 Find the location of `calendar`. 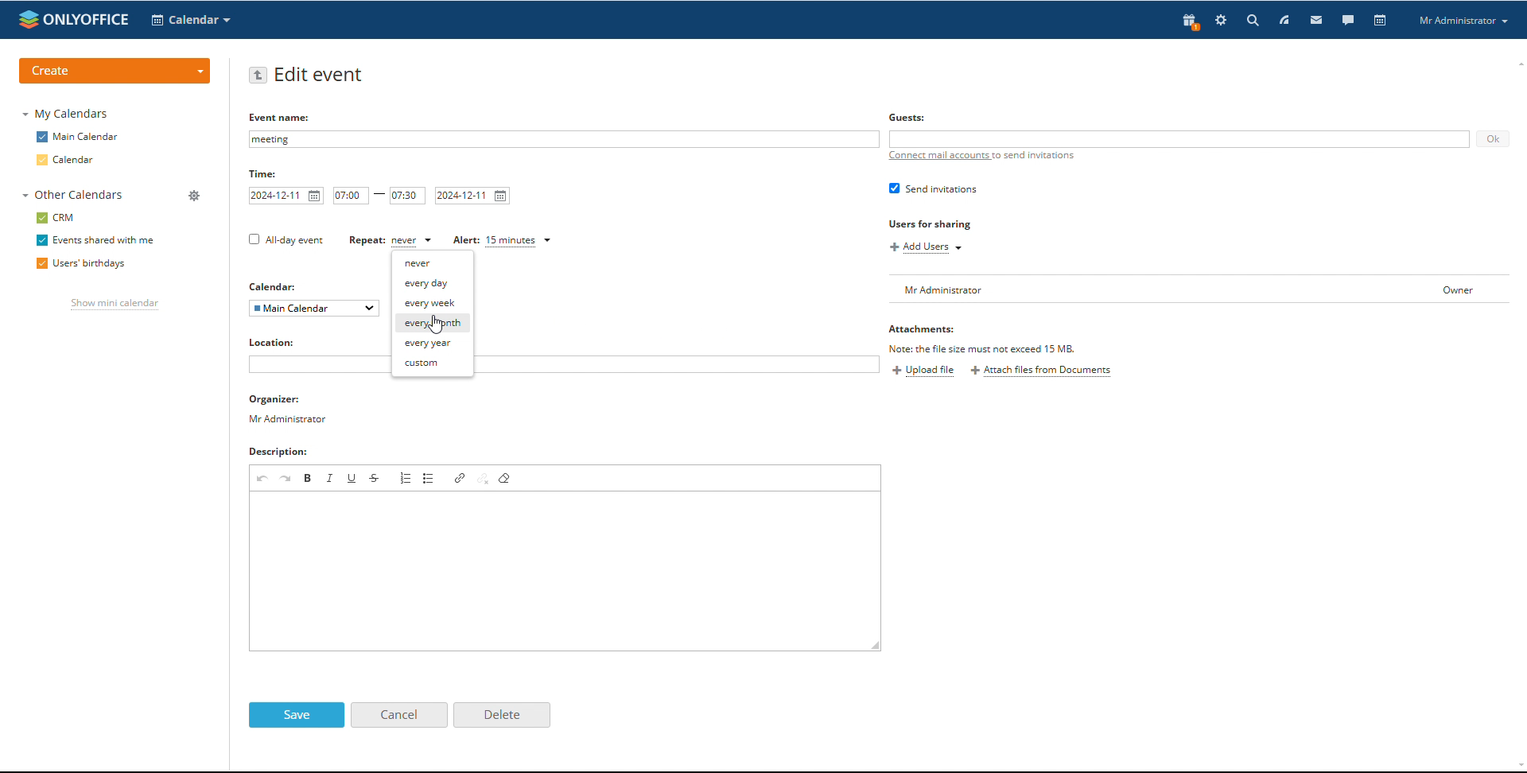

calendar is located at coordinates (1381, 20).